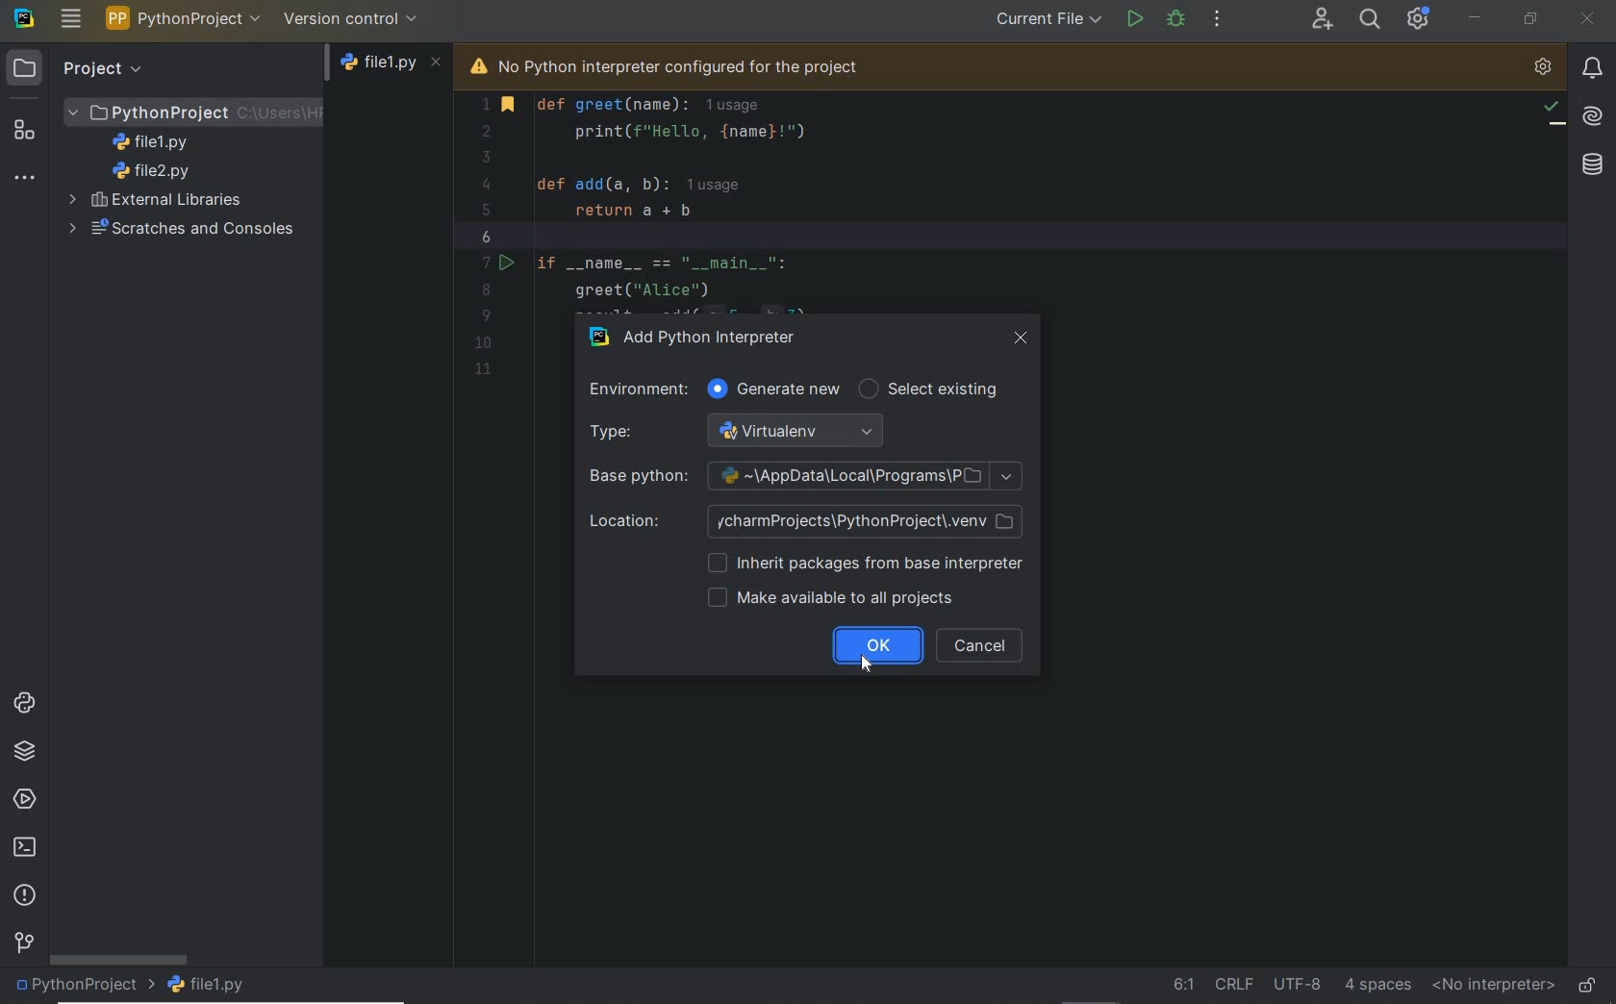  What do you see at coordinates (26, 751) in the screenshot?
I see `python packages` at bounding box center [26, 751].